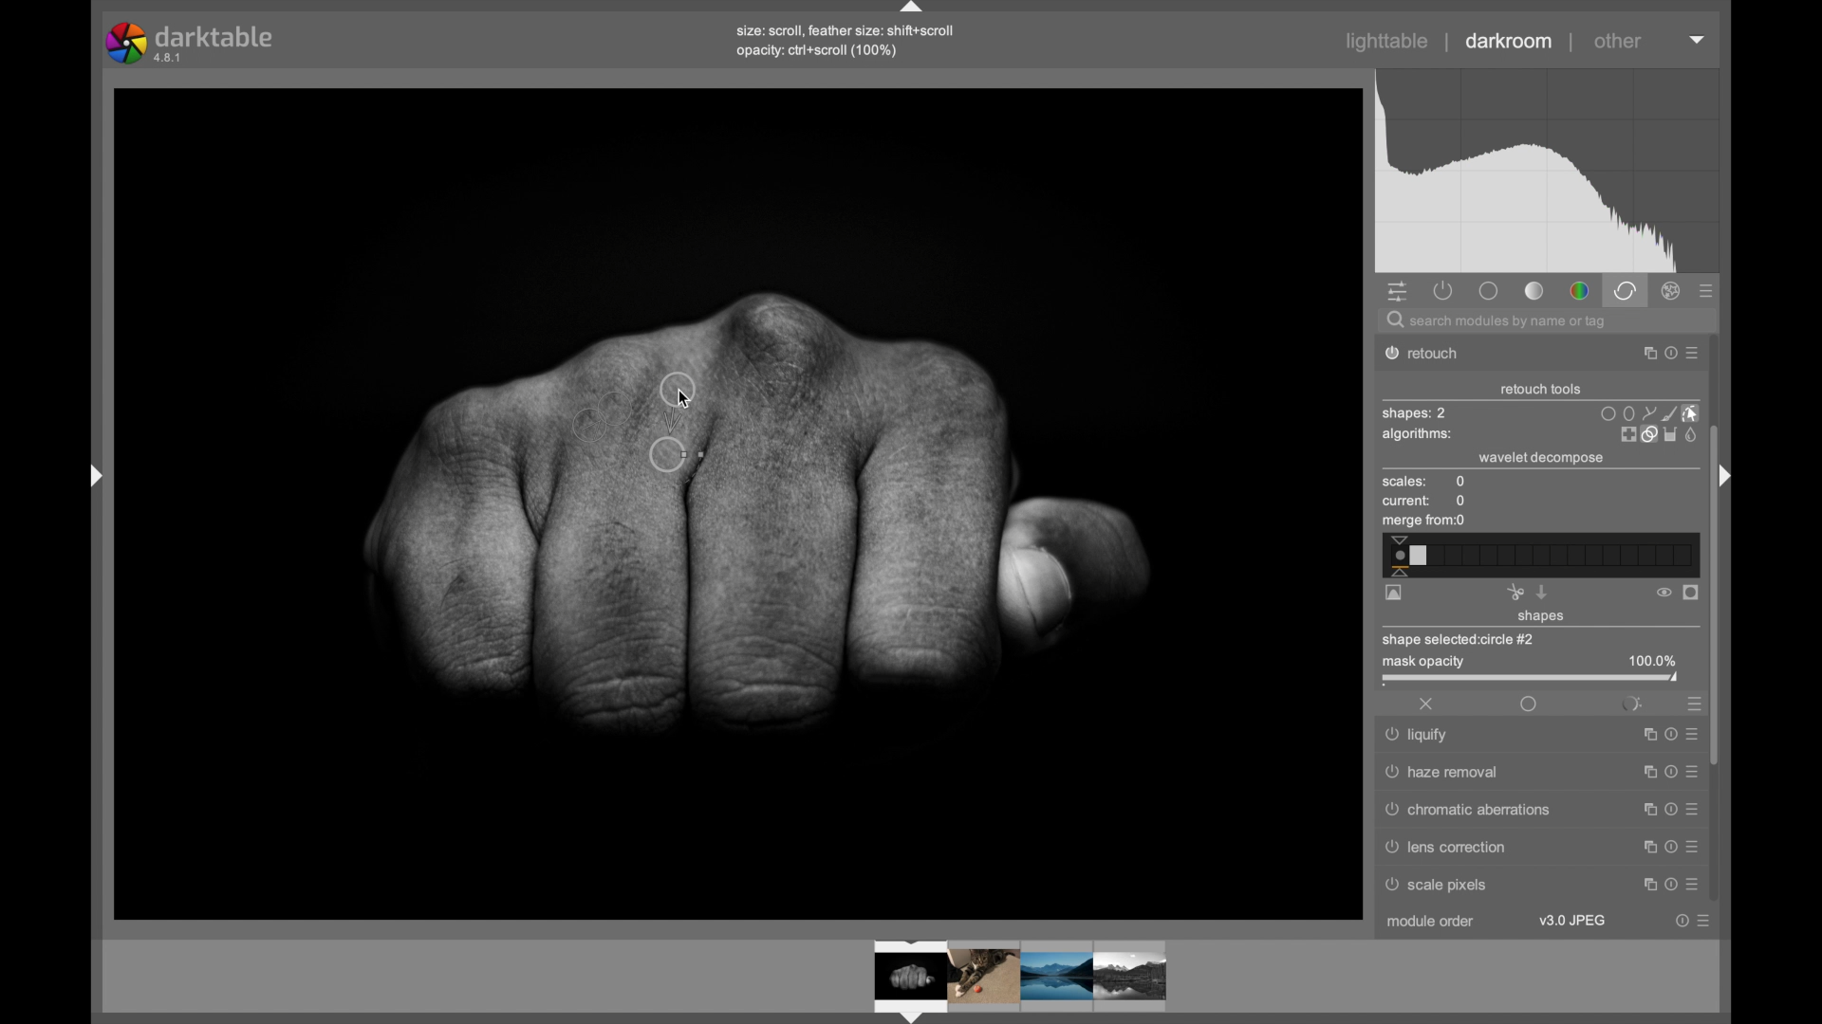 This screenshot has width=1822, height=1024. Describe the element at coordinates (1413, 413) in the screenshot. I see `shapes: 1` at that location.